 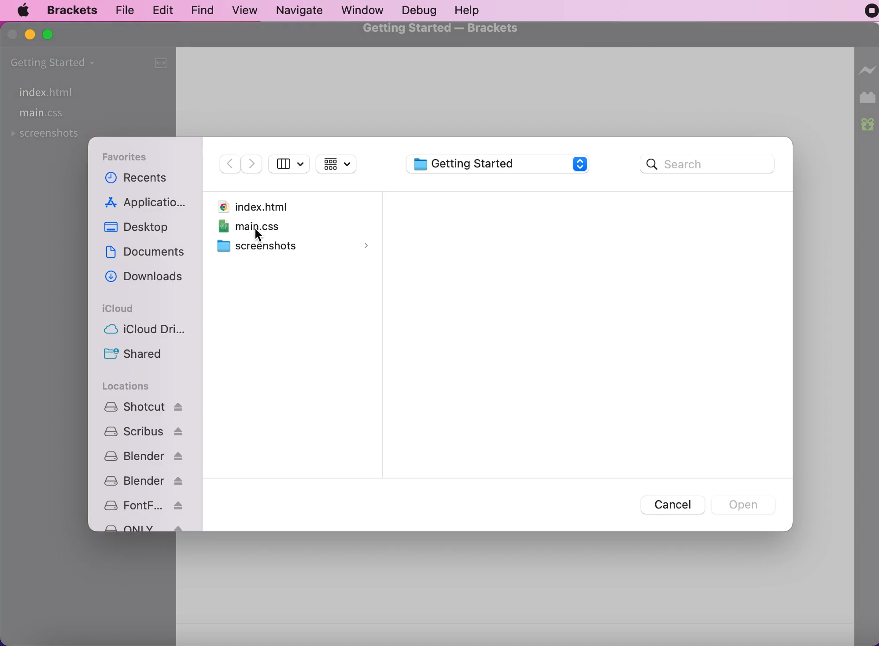 What do you see at coordinates (70, 91) in the screenshot?
I see `index.html` at bounding box center [70, 91].